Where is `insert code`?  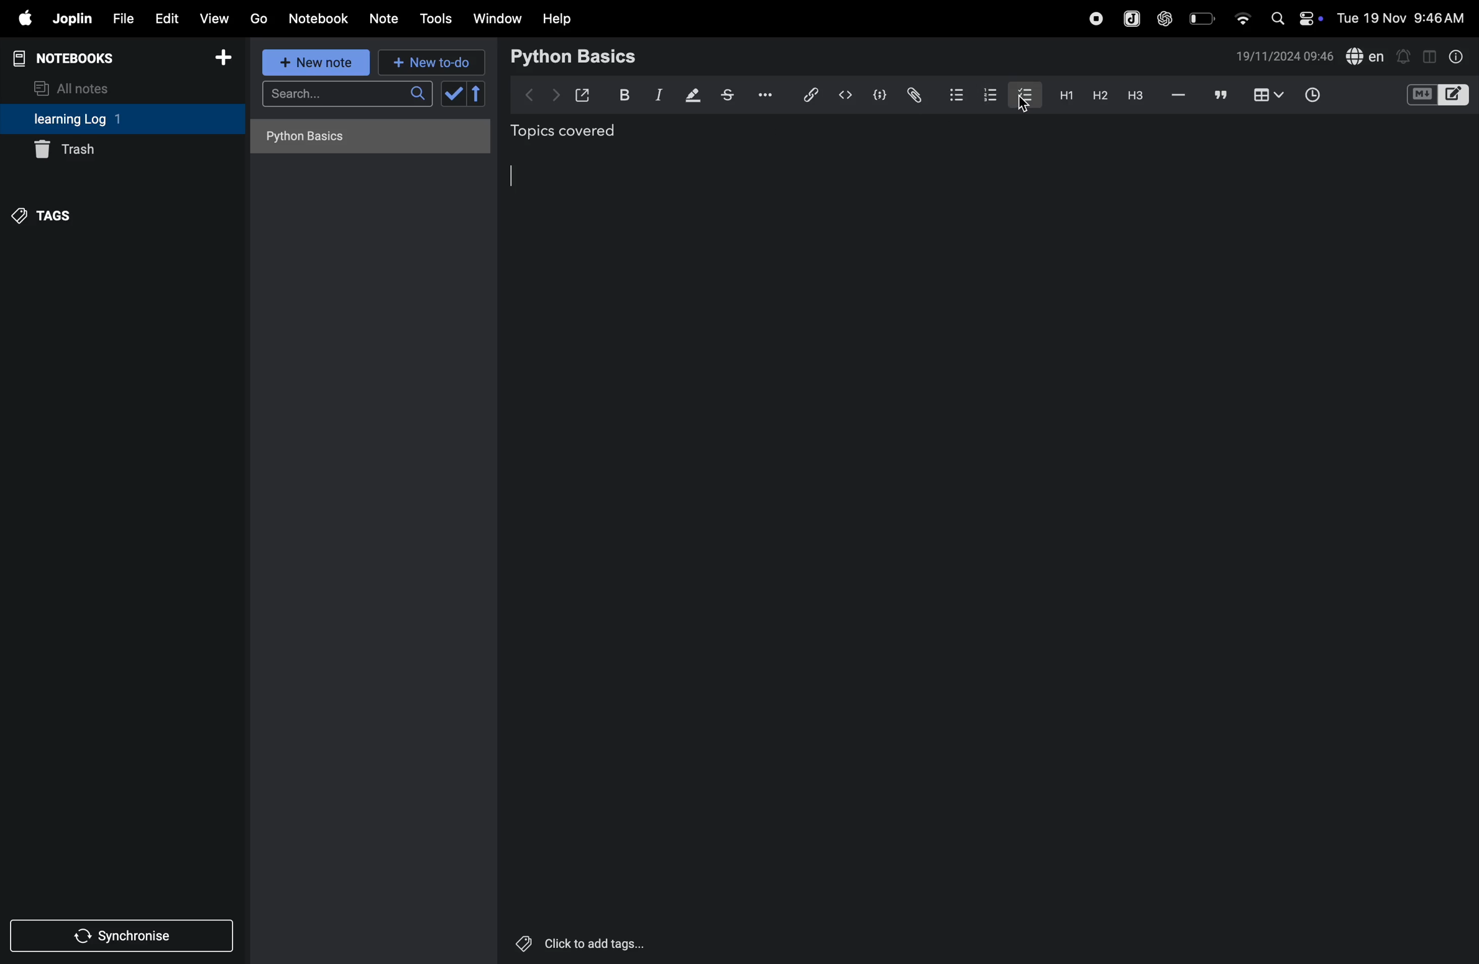
insert code is located at coordinates (846, 95).